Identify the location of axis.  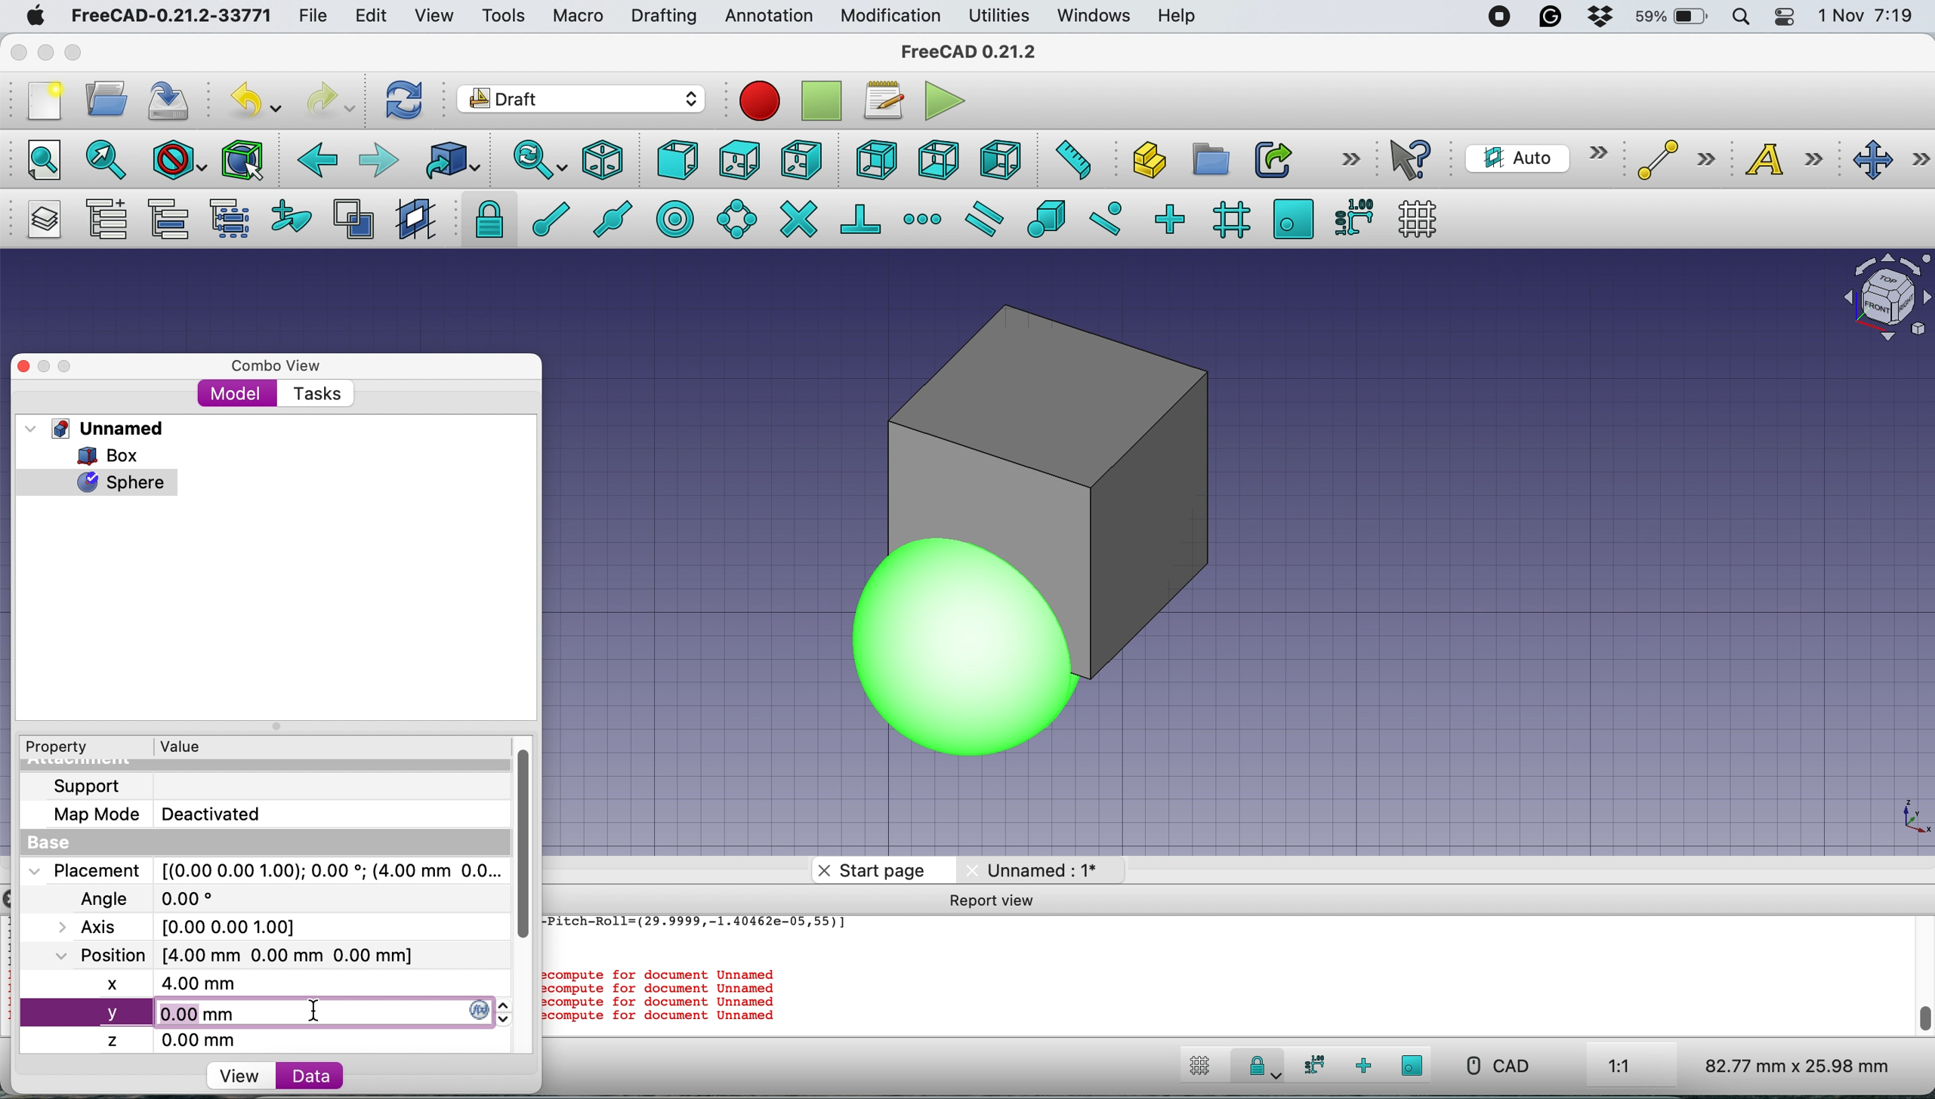
(195, 926).